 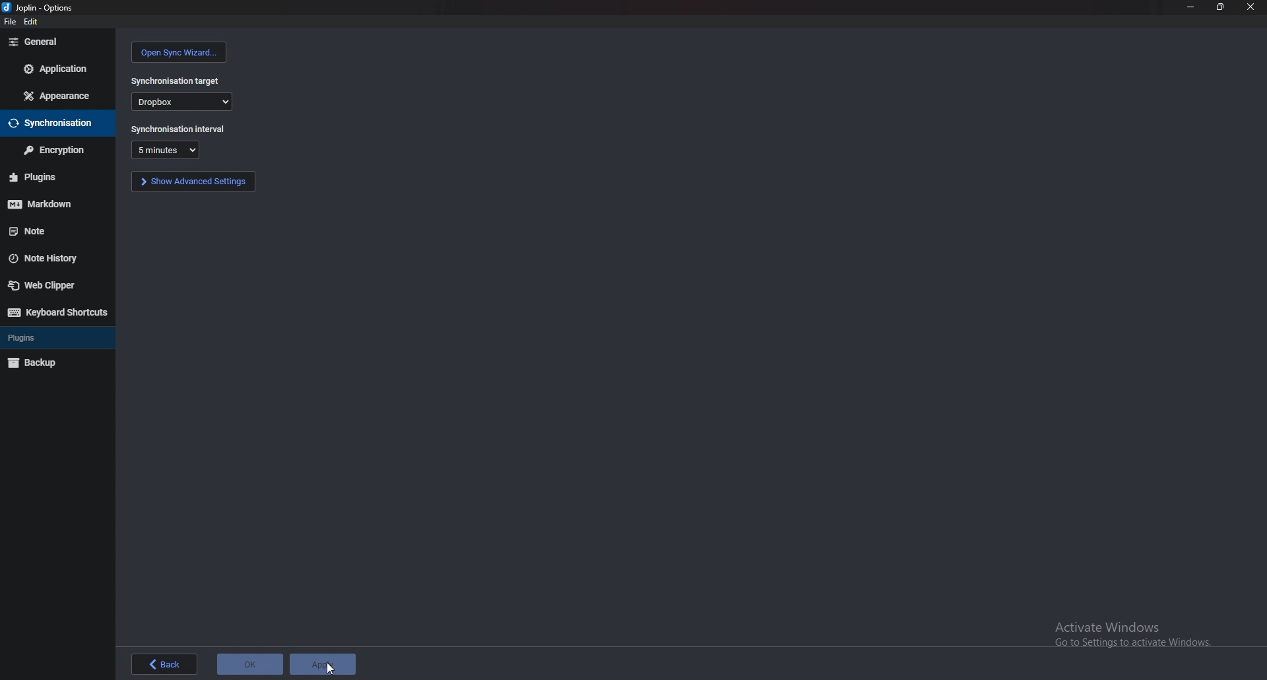 I want to click on encryption, so click(x=57, y=150).